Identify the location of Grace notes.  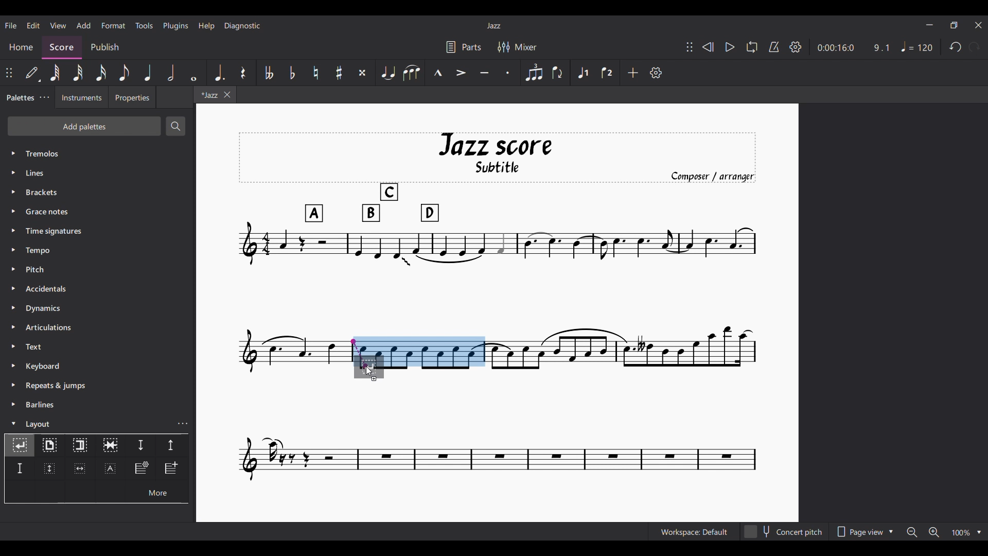
(98, 212).